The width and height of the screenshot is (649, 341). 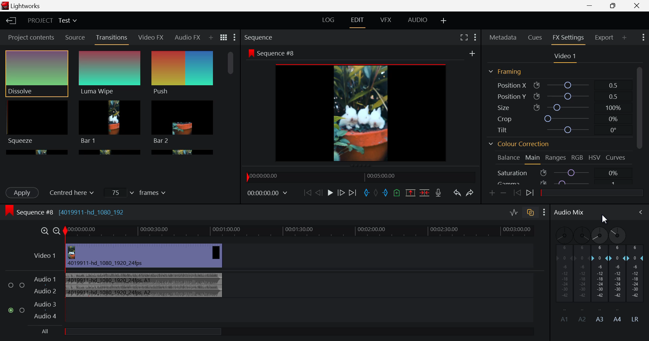 I want to click on Saturation, so click(x=559, y=173).